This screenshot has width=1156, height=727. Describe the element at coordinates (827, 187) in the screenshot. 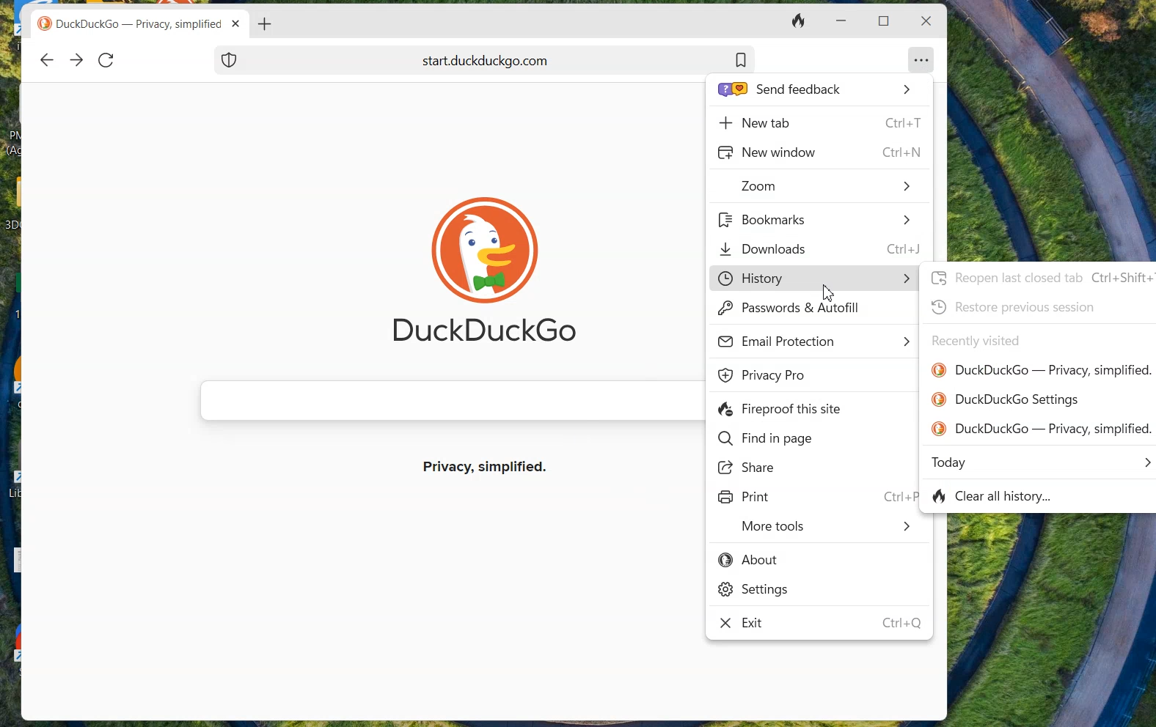

I see `Zoom` at that location.